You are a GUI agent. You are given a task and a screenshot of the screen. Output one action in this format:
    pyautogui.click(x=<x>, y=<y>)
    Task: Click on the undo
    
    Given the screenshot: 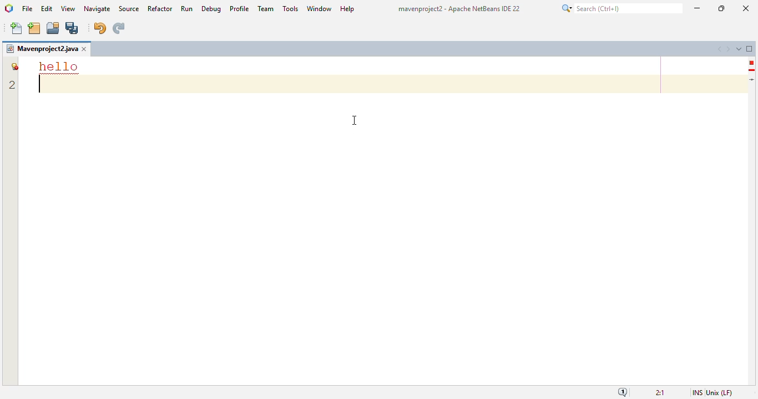 What is the action you would take?
    pyautogui.click(x=99, y=28)
    